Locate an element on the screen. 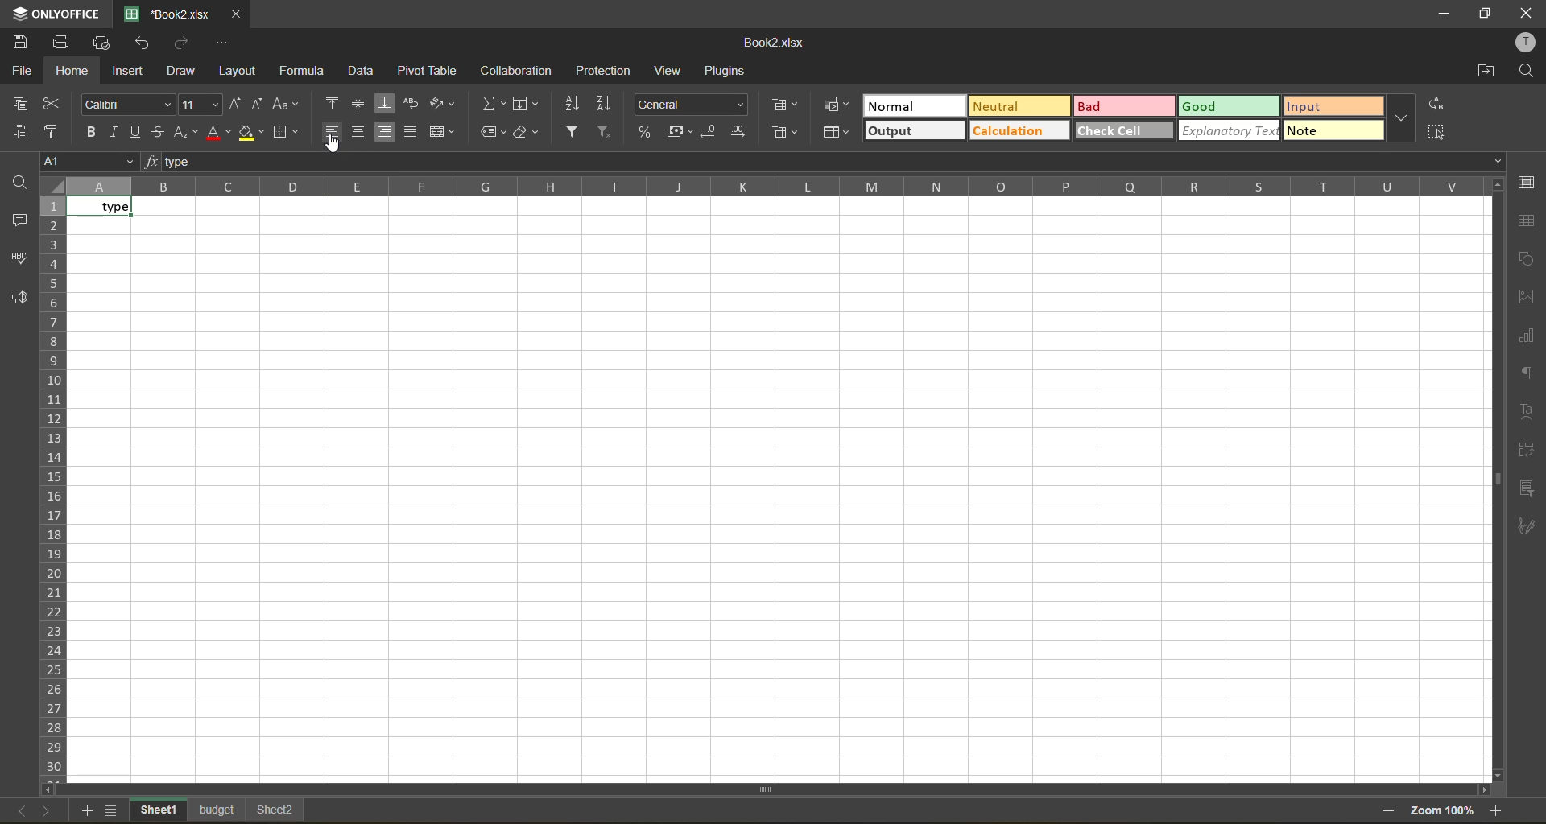 The image size is (1546, 824). zoom out is located at coordinates (1387, 811).